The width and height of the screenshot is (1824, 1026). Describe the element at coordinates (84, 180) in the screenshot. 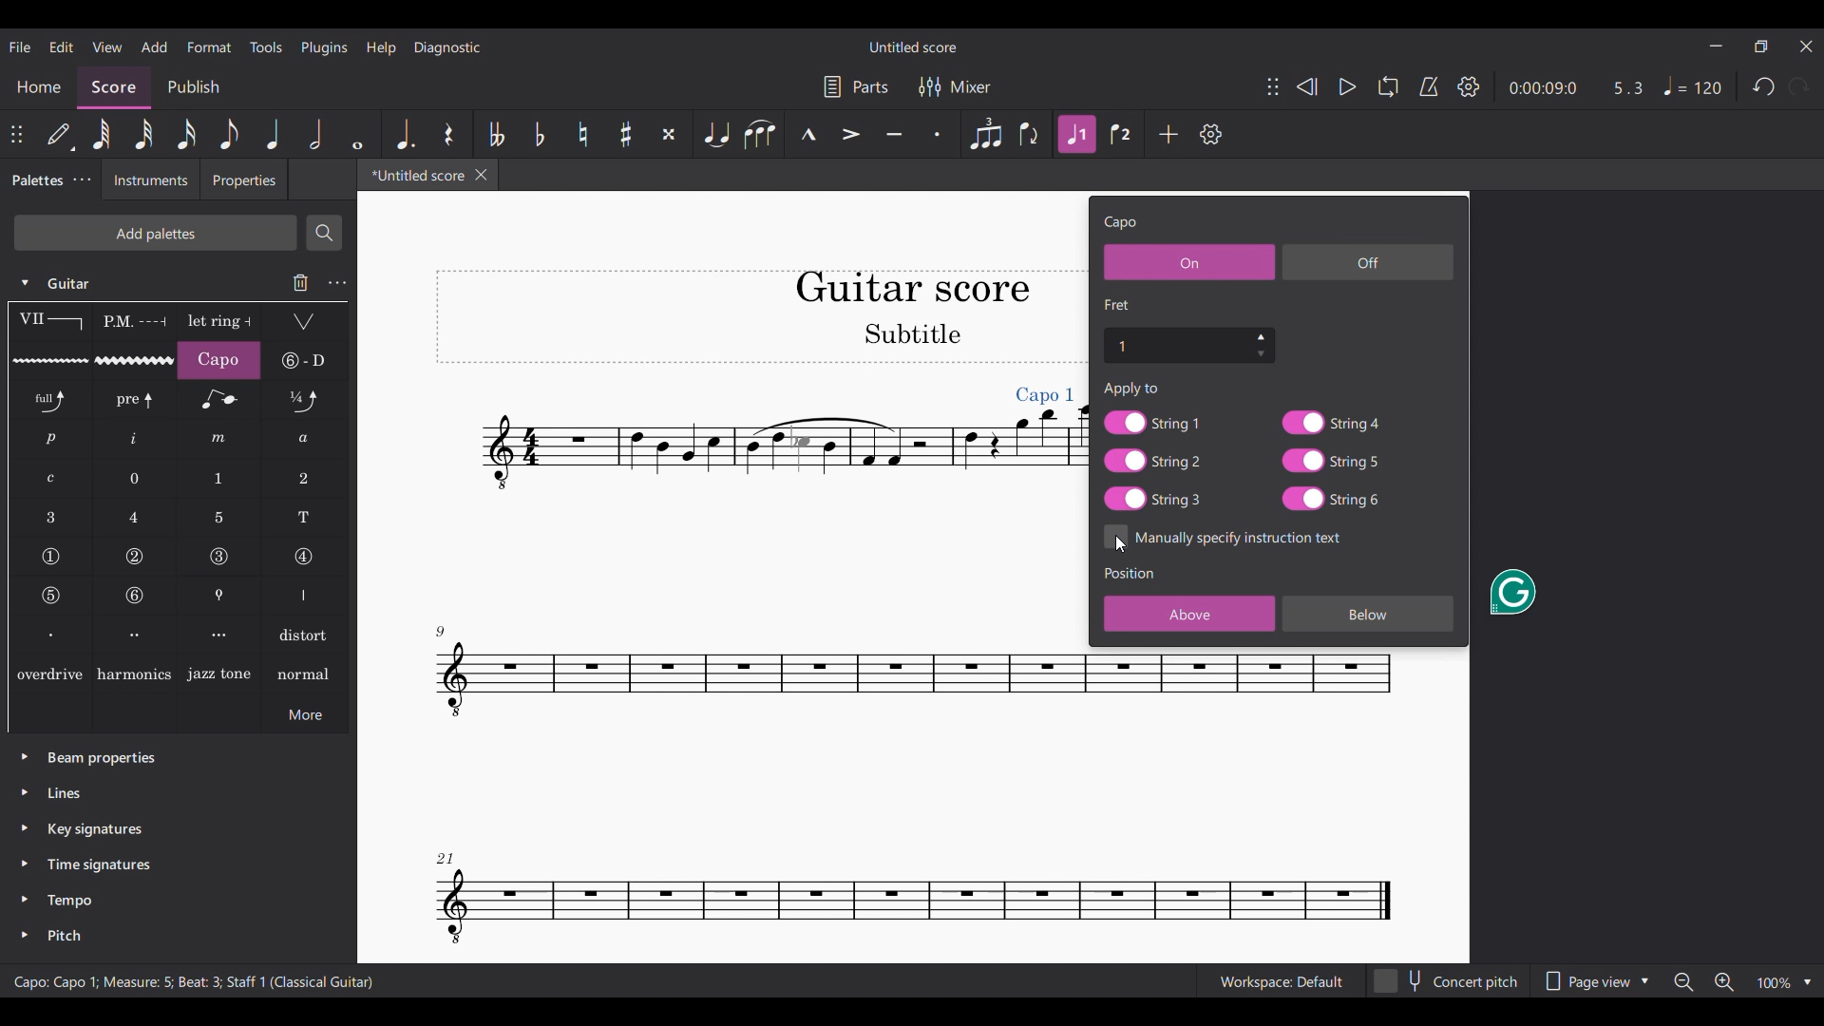

I see `Palette tab settings` at that location.